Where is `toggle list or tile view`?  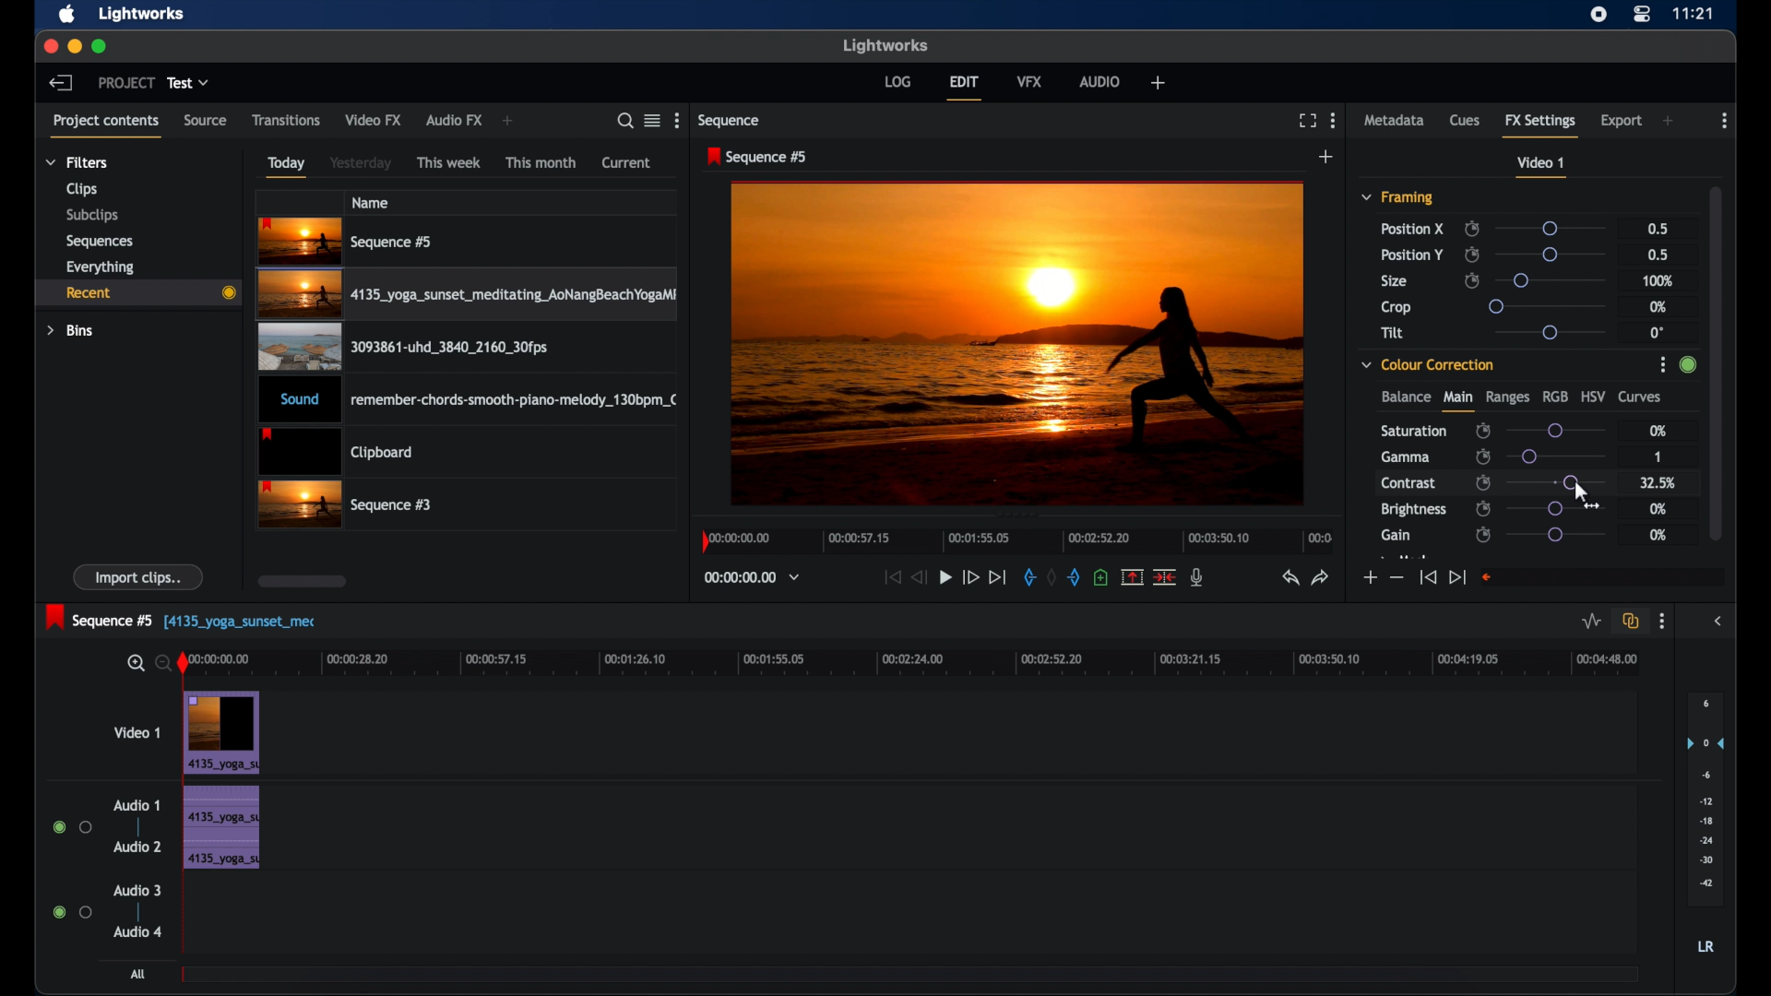 toggle list or tile view is located at coordinates (652, 120).